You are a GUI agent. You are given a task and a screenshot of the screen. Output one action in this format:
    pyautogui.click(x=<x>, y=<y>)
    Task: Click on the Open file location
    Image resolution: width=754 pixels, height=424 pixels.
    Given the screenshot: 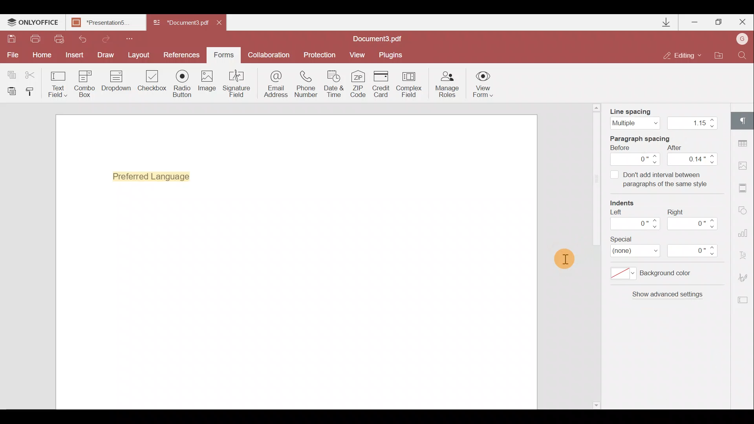 What is the action you would take?
    pyautogui.click(x=718, y=56)
    